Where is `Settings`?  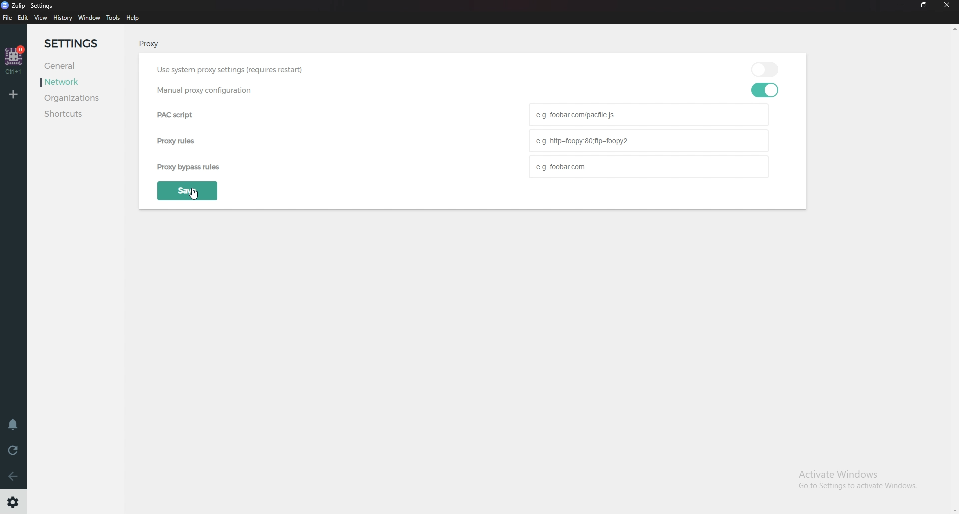
Settings is located at coordinates (14, 502).